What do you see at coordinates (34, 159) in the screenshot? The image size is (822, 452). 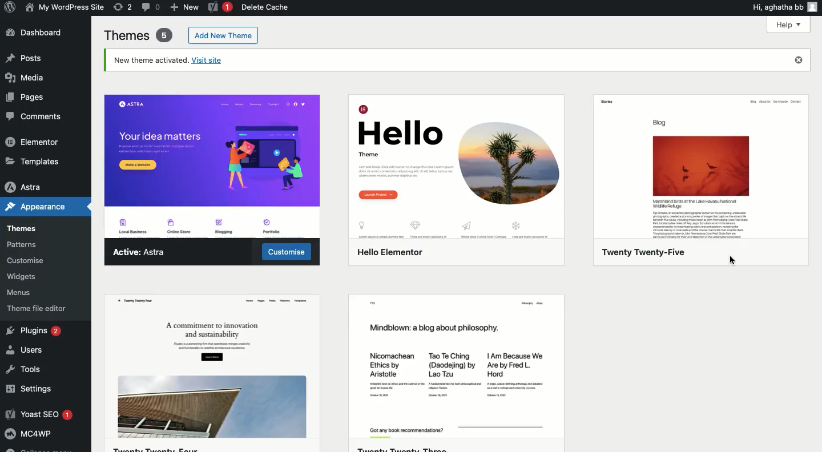 I see `Templates` at bounding box center [34, 159].